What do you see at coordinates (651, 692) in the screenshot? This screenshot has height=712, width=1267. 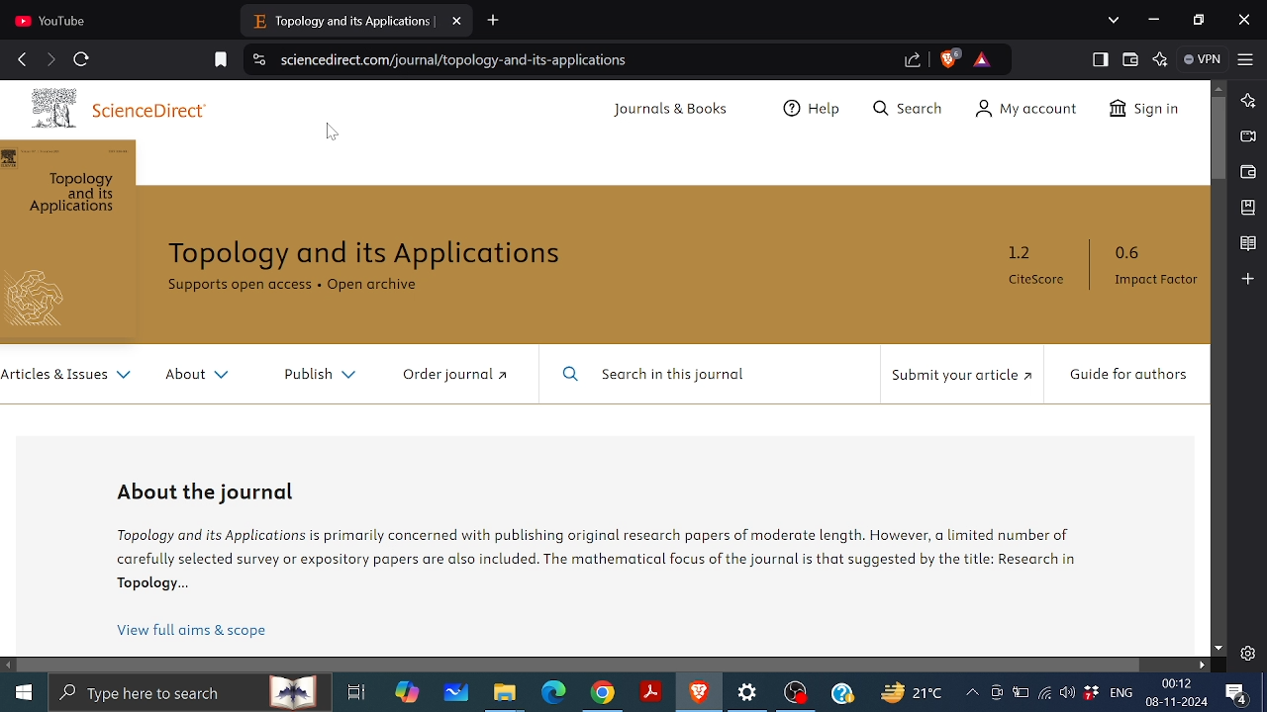 I see `Adobe reader` at bounding box center [651, 692].